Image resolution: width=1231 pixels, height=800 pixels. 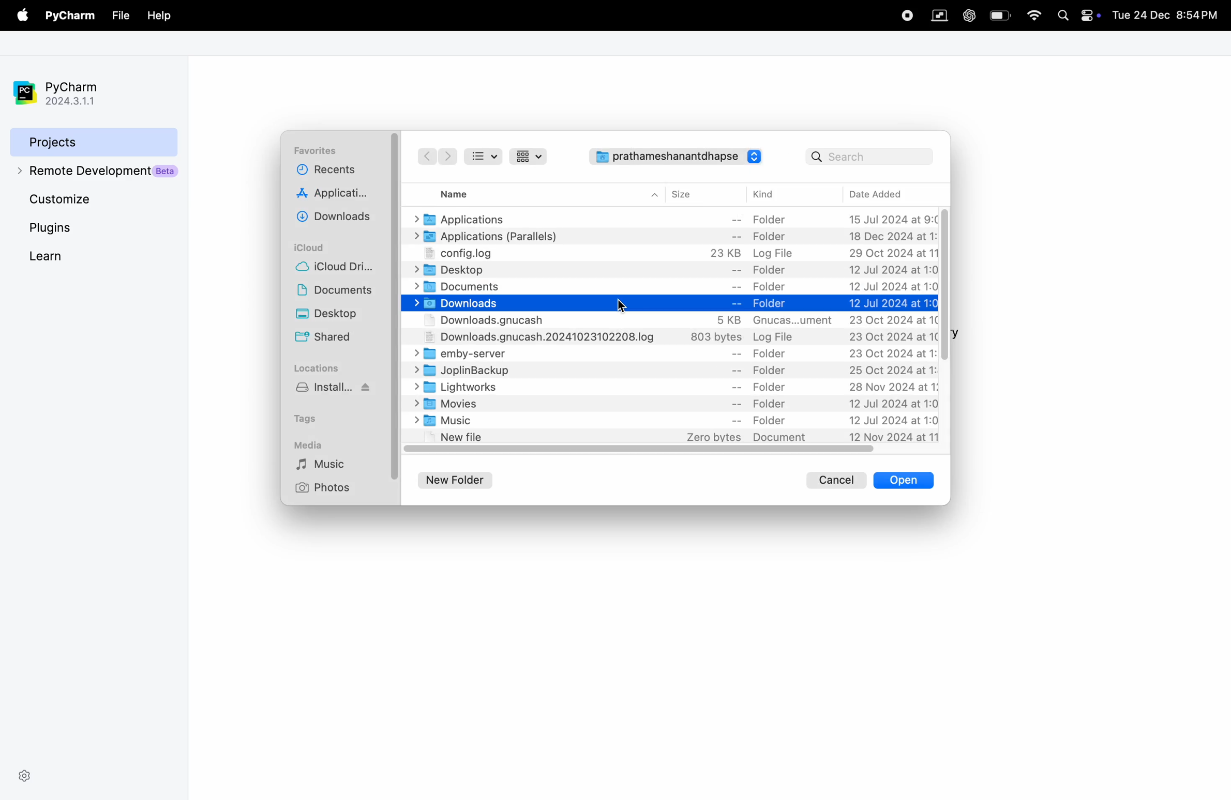 What do you see at coordinates (448, 157) in the screenshot?
I see `next` at bounding box center [448, 157].